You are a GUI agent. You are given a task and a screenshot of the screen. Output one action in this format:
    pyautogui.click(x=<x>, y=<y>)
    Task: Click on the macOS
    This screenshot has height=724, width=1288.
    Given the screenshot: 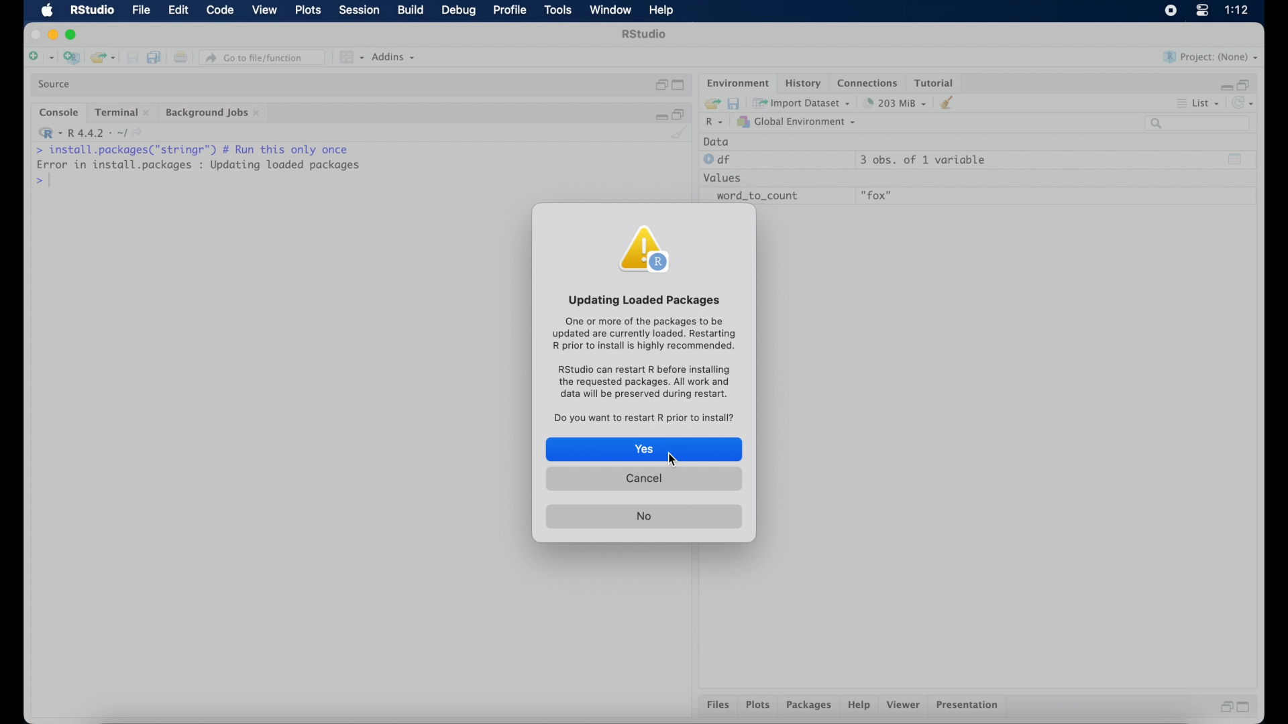 What is the action you would take?
    pyautogui.click(x=47, y=11)
    